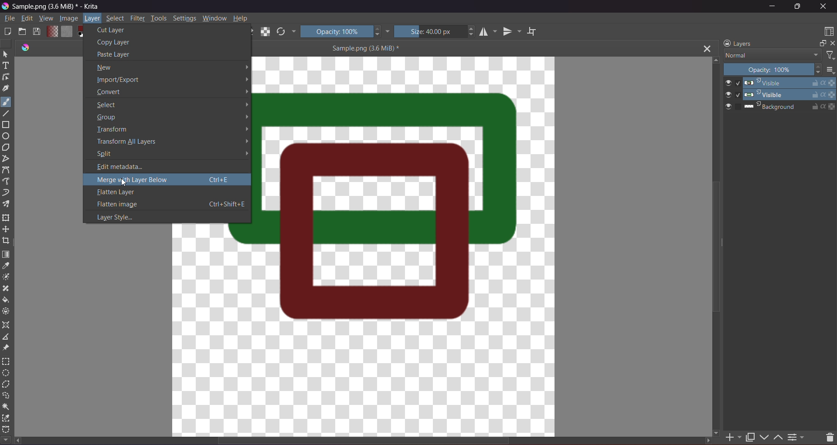  I want to click on Image, so click(68, 19).